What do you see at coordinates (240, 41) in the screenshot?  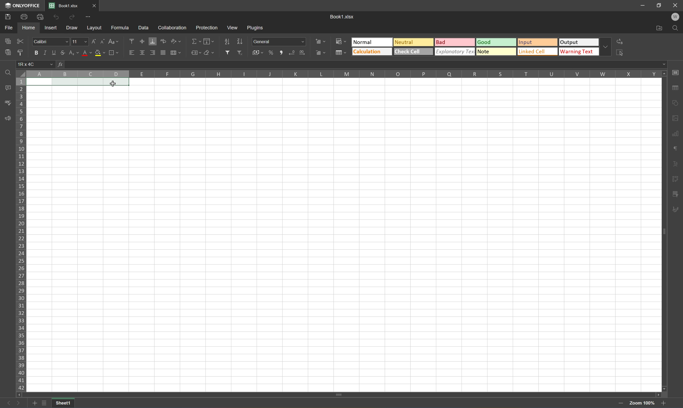 I see `Sort descending` at bounding box center [240, 41].